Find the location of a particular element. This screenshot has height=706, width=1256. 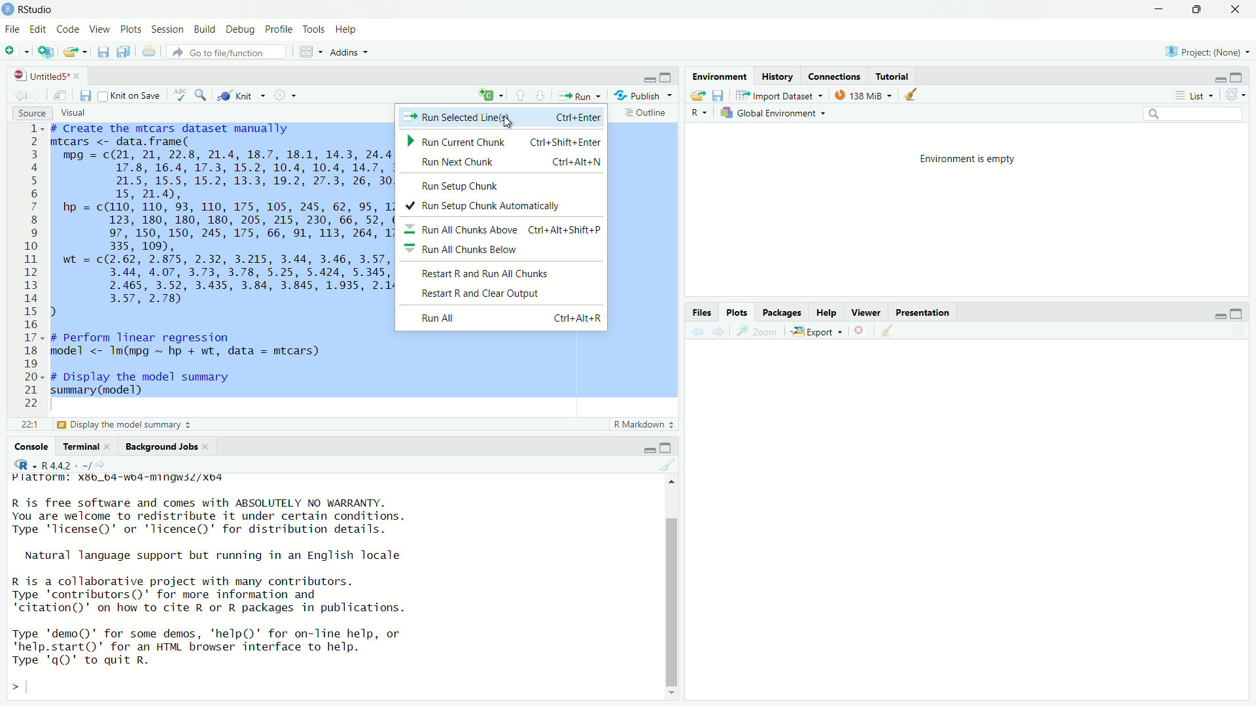

Restart R and Clear Output is located at coordinates (478, 294).